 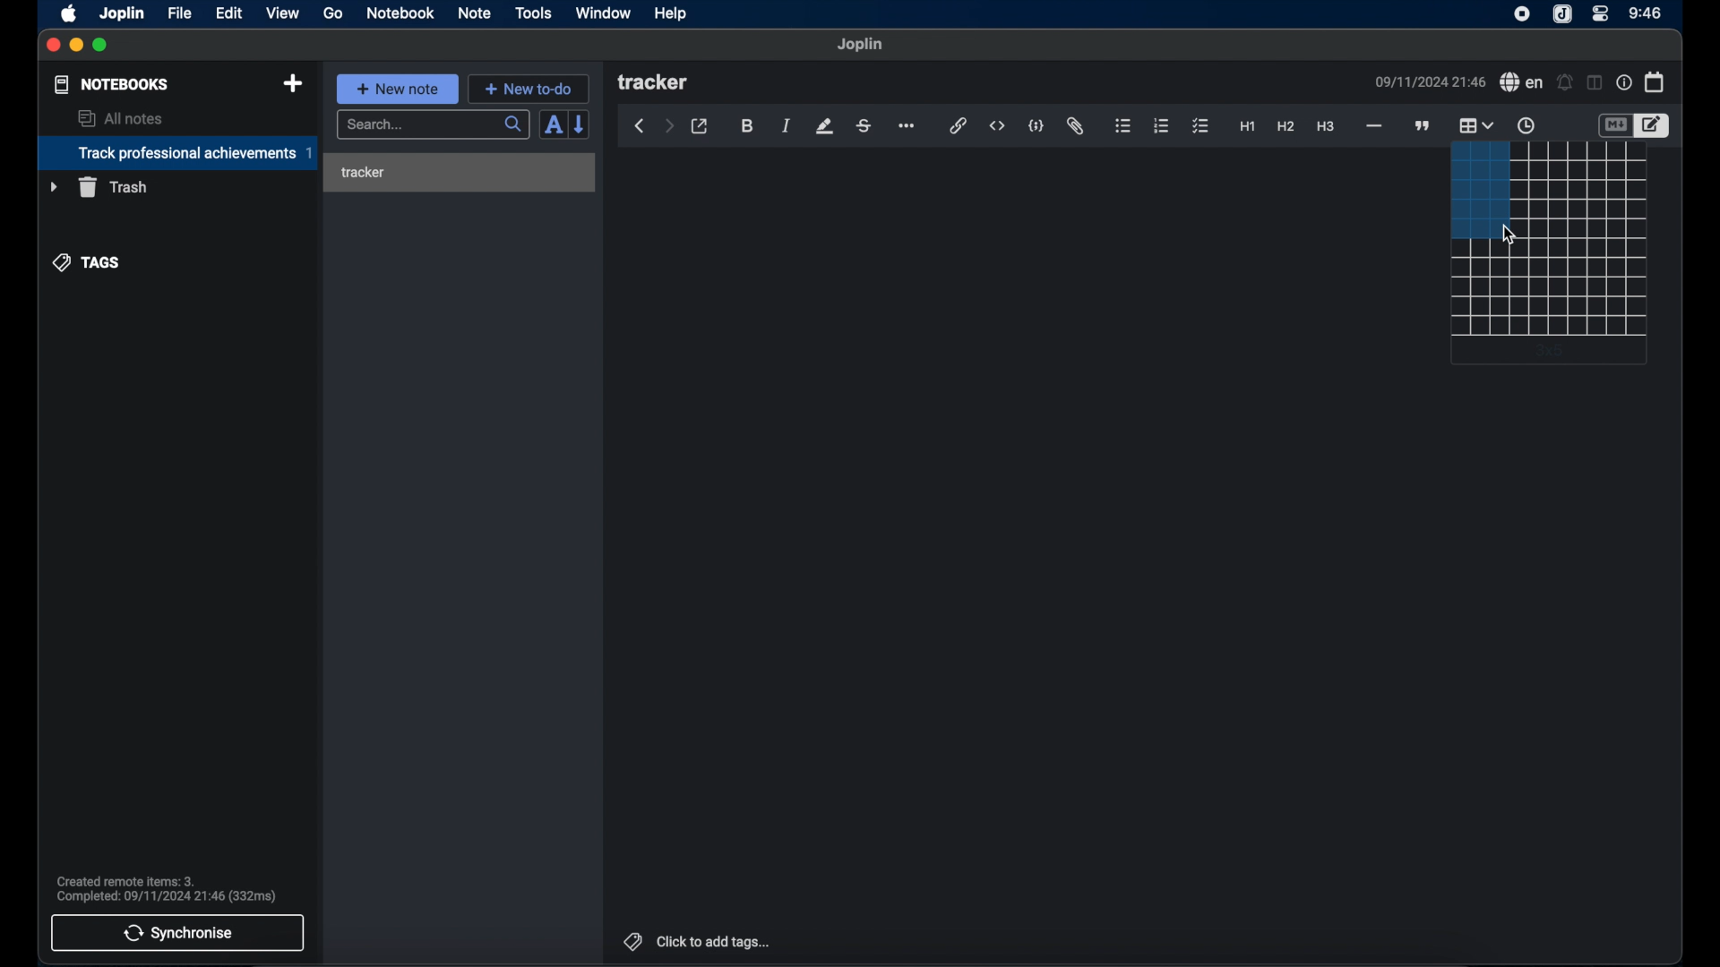 I want to click on edit, so click(x=230, y=13).